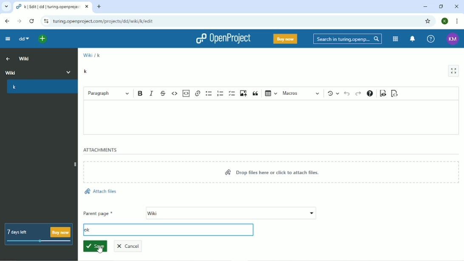 This screenshot has height=261, width=464. What do you see at coordinates (41, 38) in the screenshot?
I see `Open quick add menu` at bounding box center [41, 38].